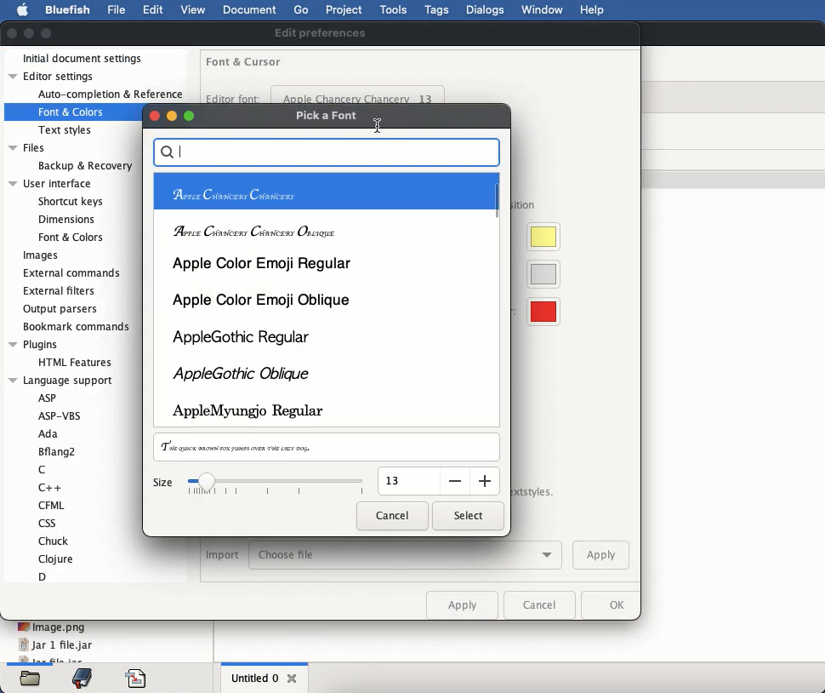 Image resolution: width=825 pixels, height=693 pixels. I want to click on cancel, so click(538, 604).